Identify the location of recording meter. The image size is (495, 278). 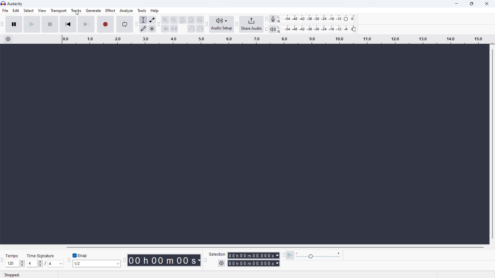
(273, 19).